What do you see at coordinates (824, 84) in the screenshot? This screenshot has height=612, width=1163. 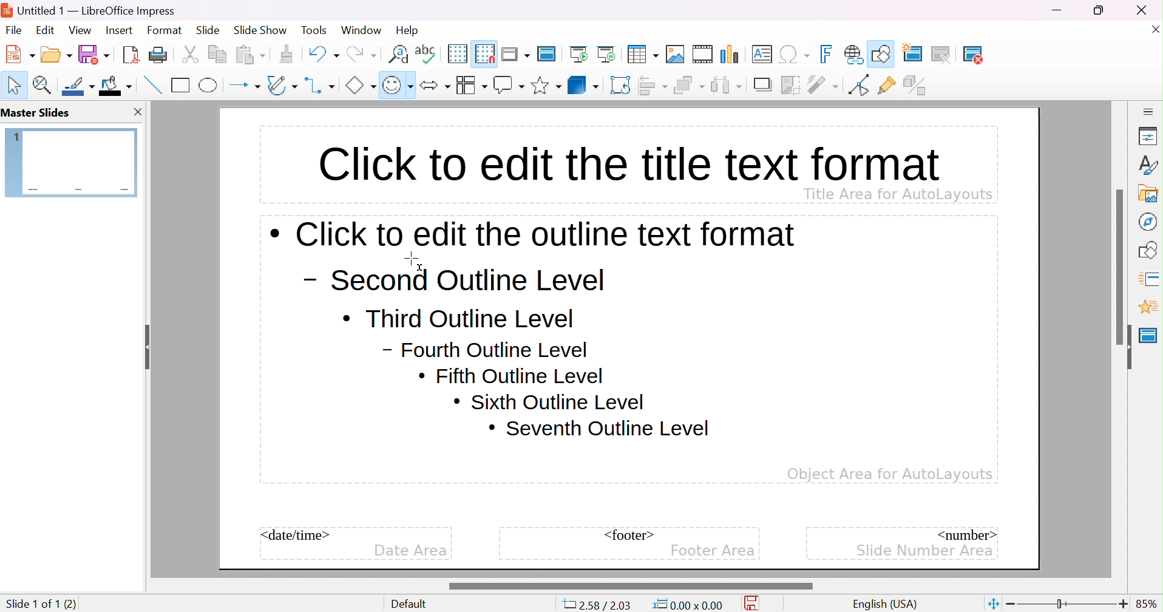 I see `filter` at bounding box center [824, 84].